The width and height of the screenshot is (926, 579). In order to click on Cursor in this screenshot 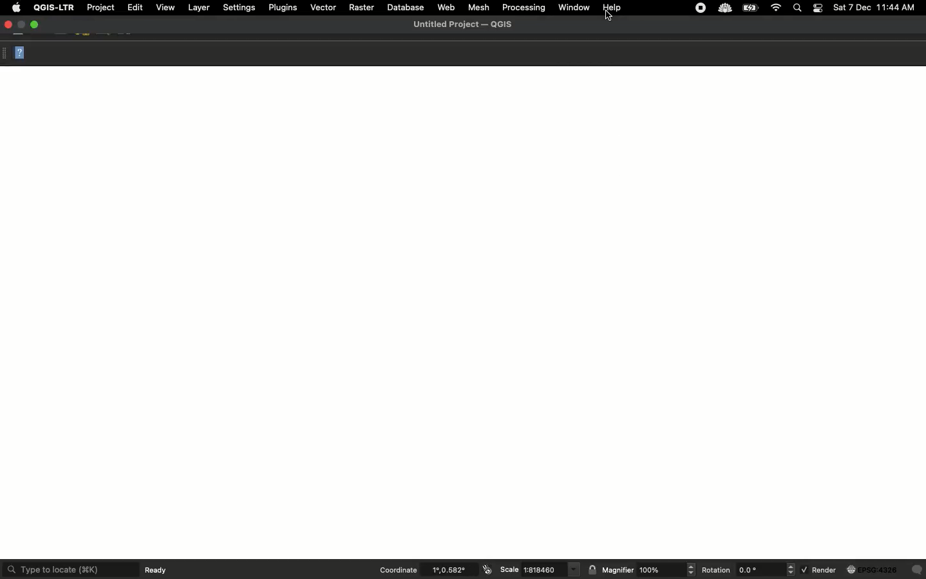, I will do `click(612, 17)`.